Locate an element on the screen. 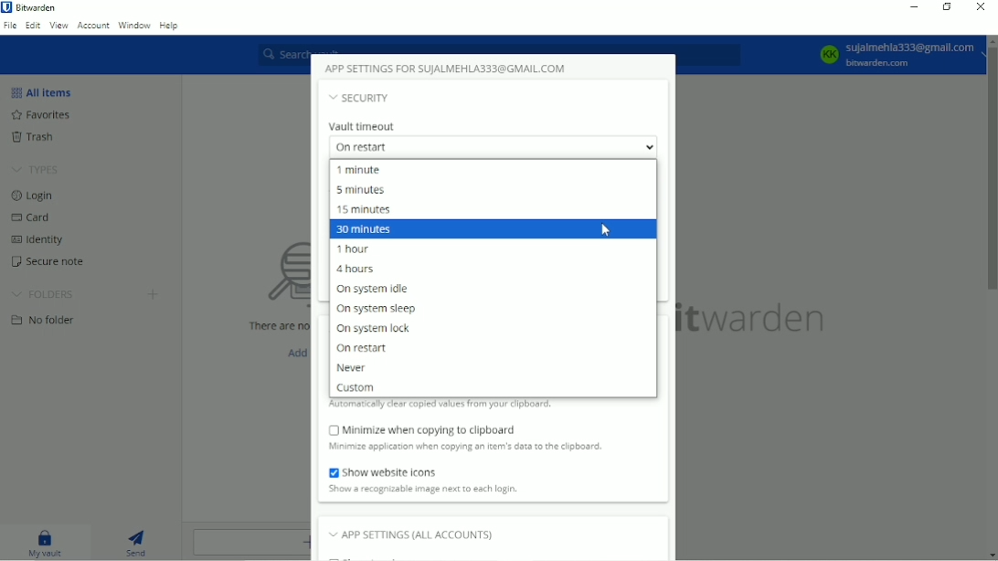 This screenshot has height=561, width=998. Minimize is located at coordinates (914, 7).